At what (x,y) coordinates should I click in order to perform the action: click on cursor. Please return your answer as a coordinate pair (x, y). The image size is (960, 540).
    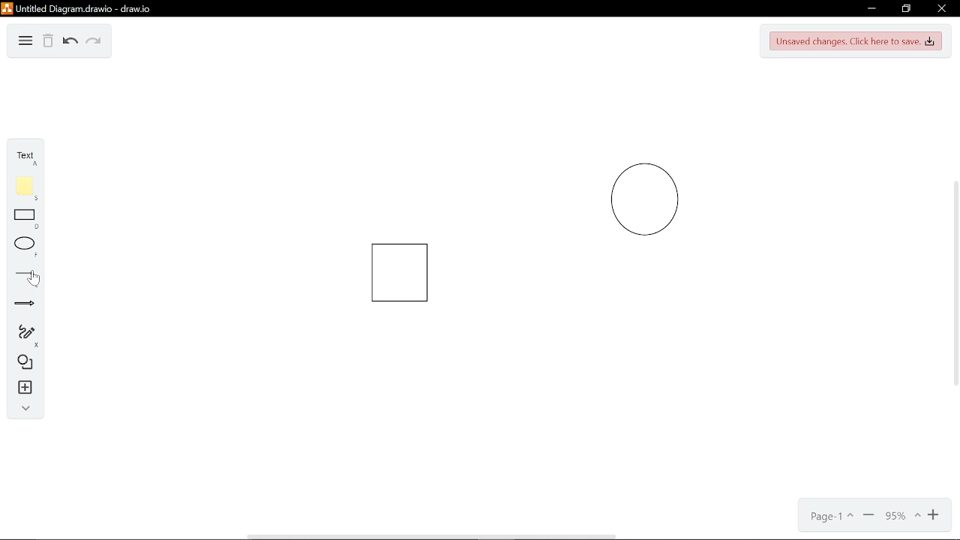
    Looking at the image, I should click on (36, 280).